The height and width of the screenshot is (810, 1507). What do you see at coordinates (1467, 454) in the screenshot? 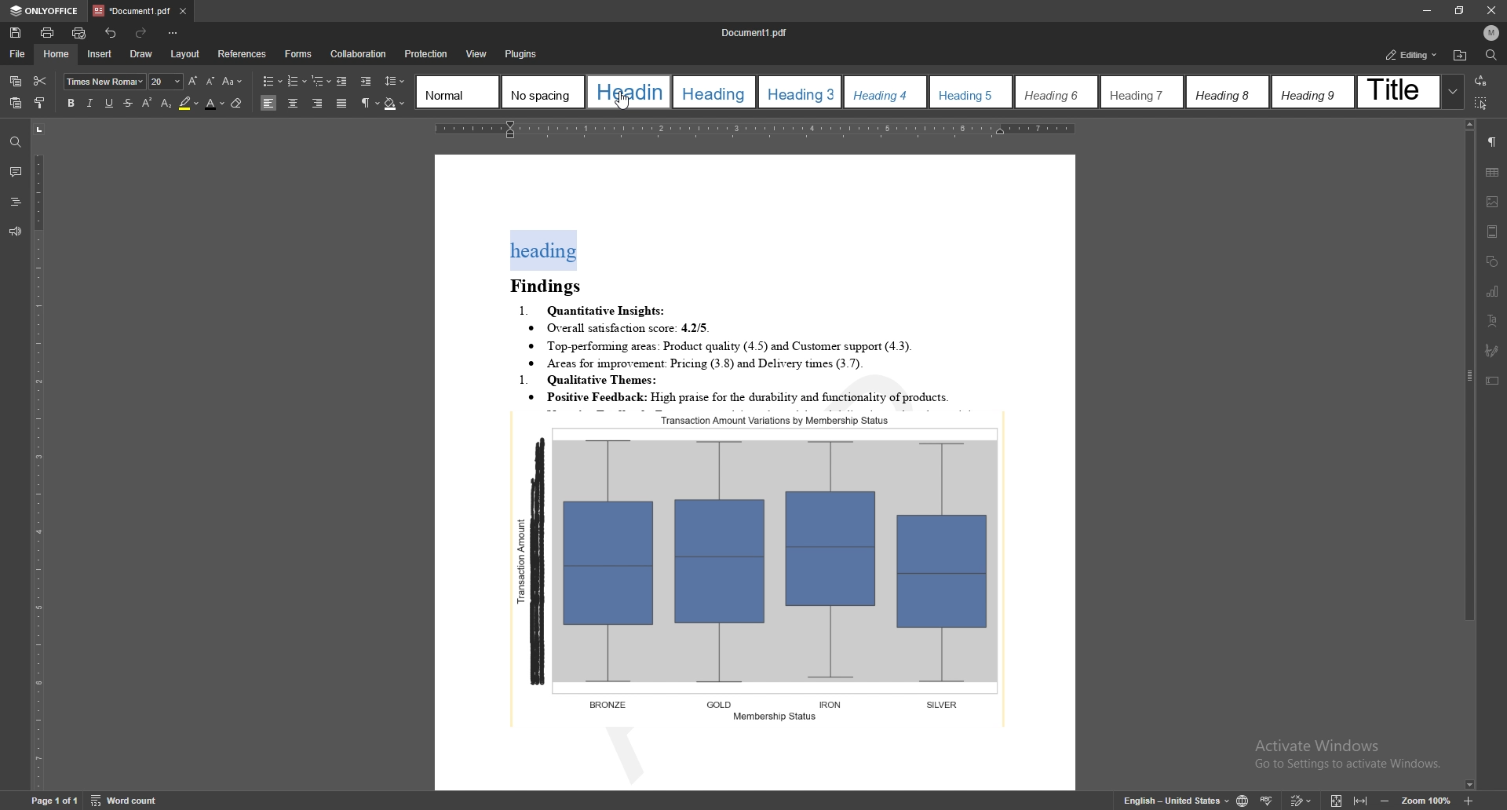
I see `scroll bar` at bounding box center [1467, 454].